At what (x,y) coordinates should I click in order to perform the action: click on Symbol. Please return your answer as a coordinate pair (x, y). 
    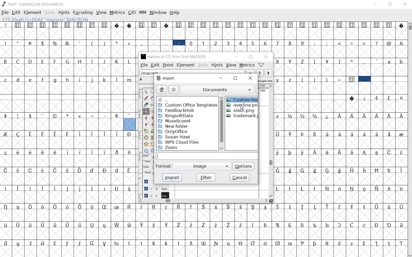
    Looking at the image, I should click on (290, 189).